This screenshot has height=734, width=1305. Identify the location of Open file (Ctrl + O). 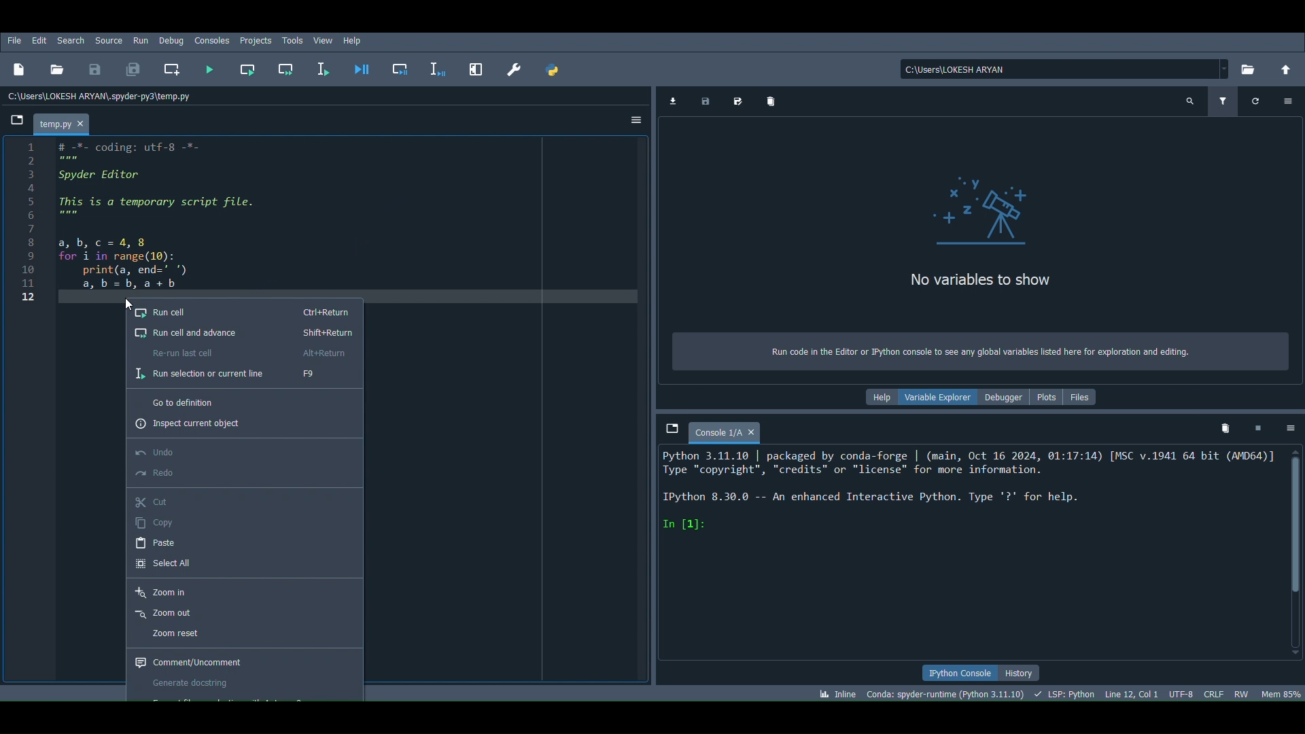
(60, 69).